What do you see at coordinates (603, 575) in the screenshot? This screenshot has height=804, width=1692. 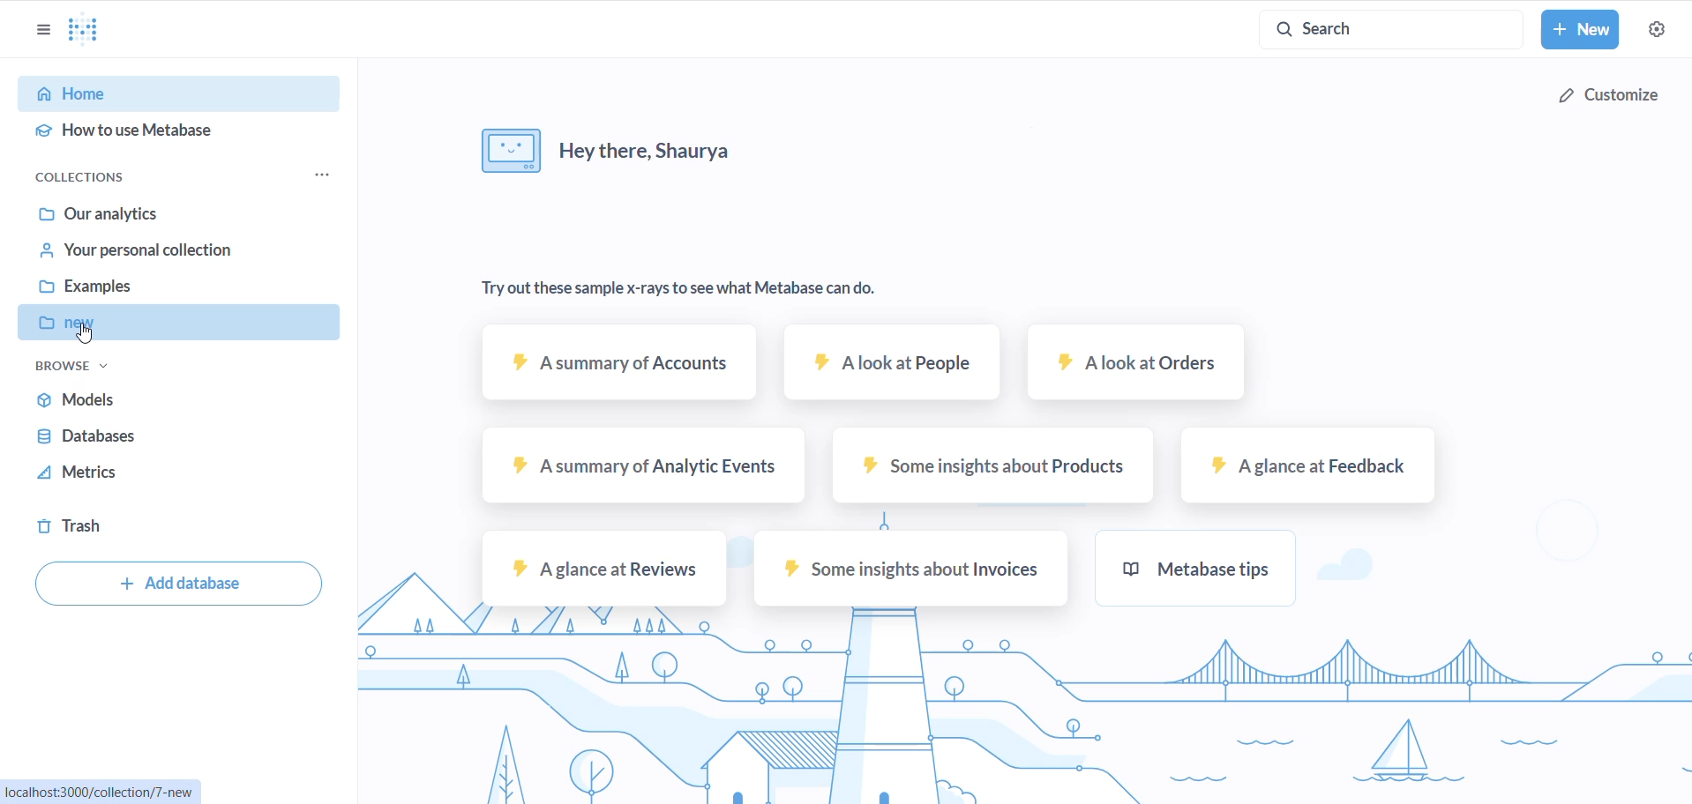 I see `A glance at reviews` at bounding box center [603, 575].